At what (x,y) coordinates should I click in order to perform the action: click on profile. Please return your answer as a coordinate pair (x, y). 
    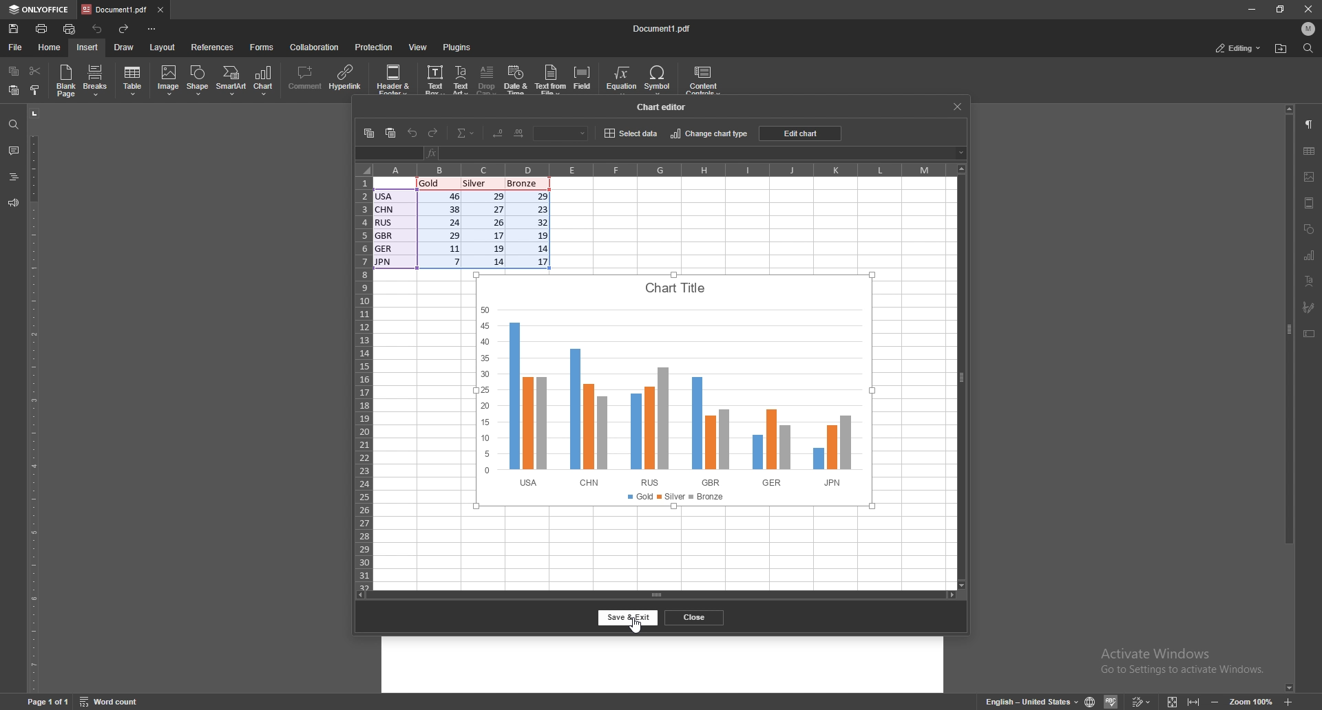
    Looking at the image, I should click on (1309, 28).